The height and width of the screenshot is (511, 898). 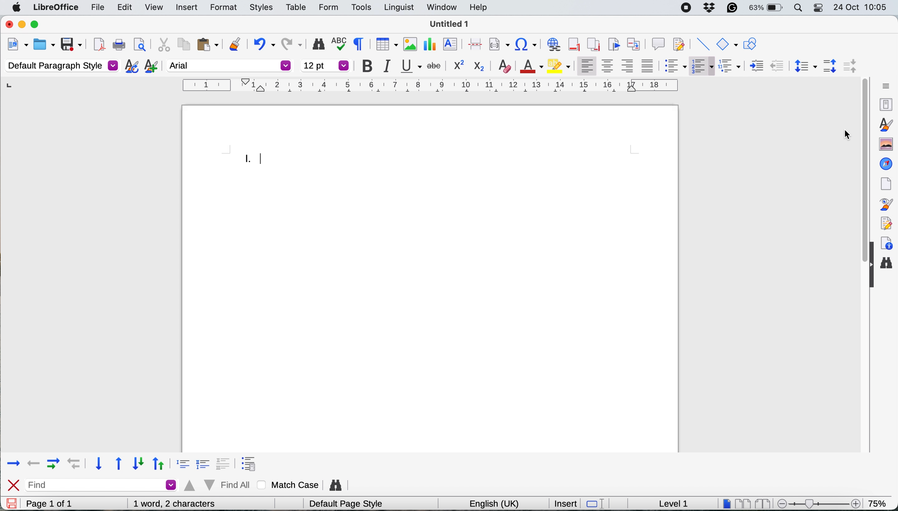 What do you see at coordinates (183, 503) in the screenshot?
I see `0 words, 0 characters` at bounding box center [183, 503].